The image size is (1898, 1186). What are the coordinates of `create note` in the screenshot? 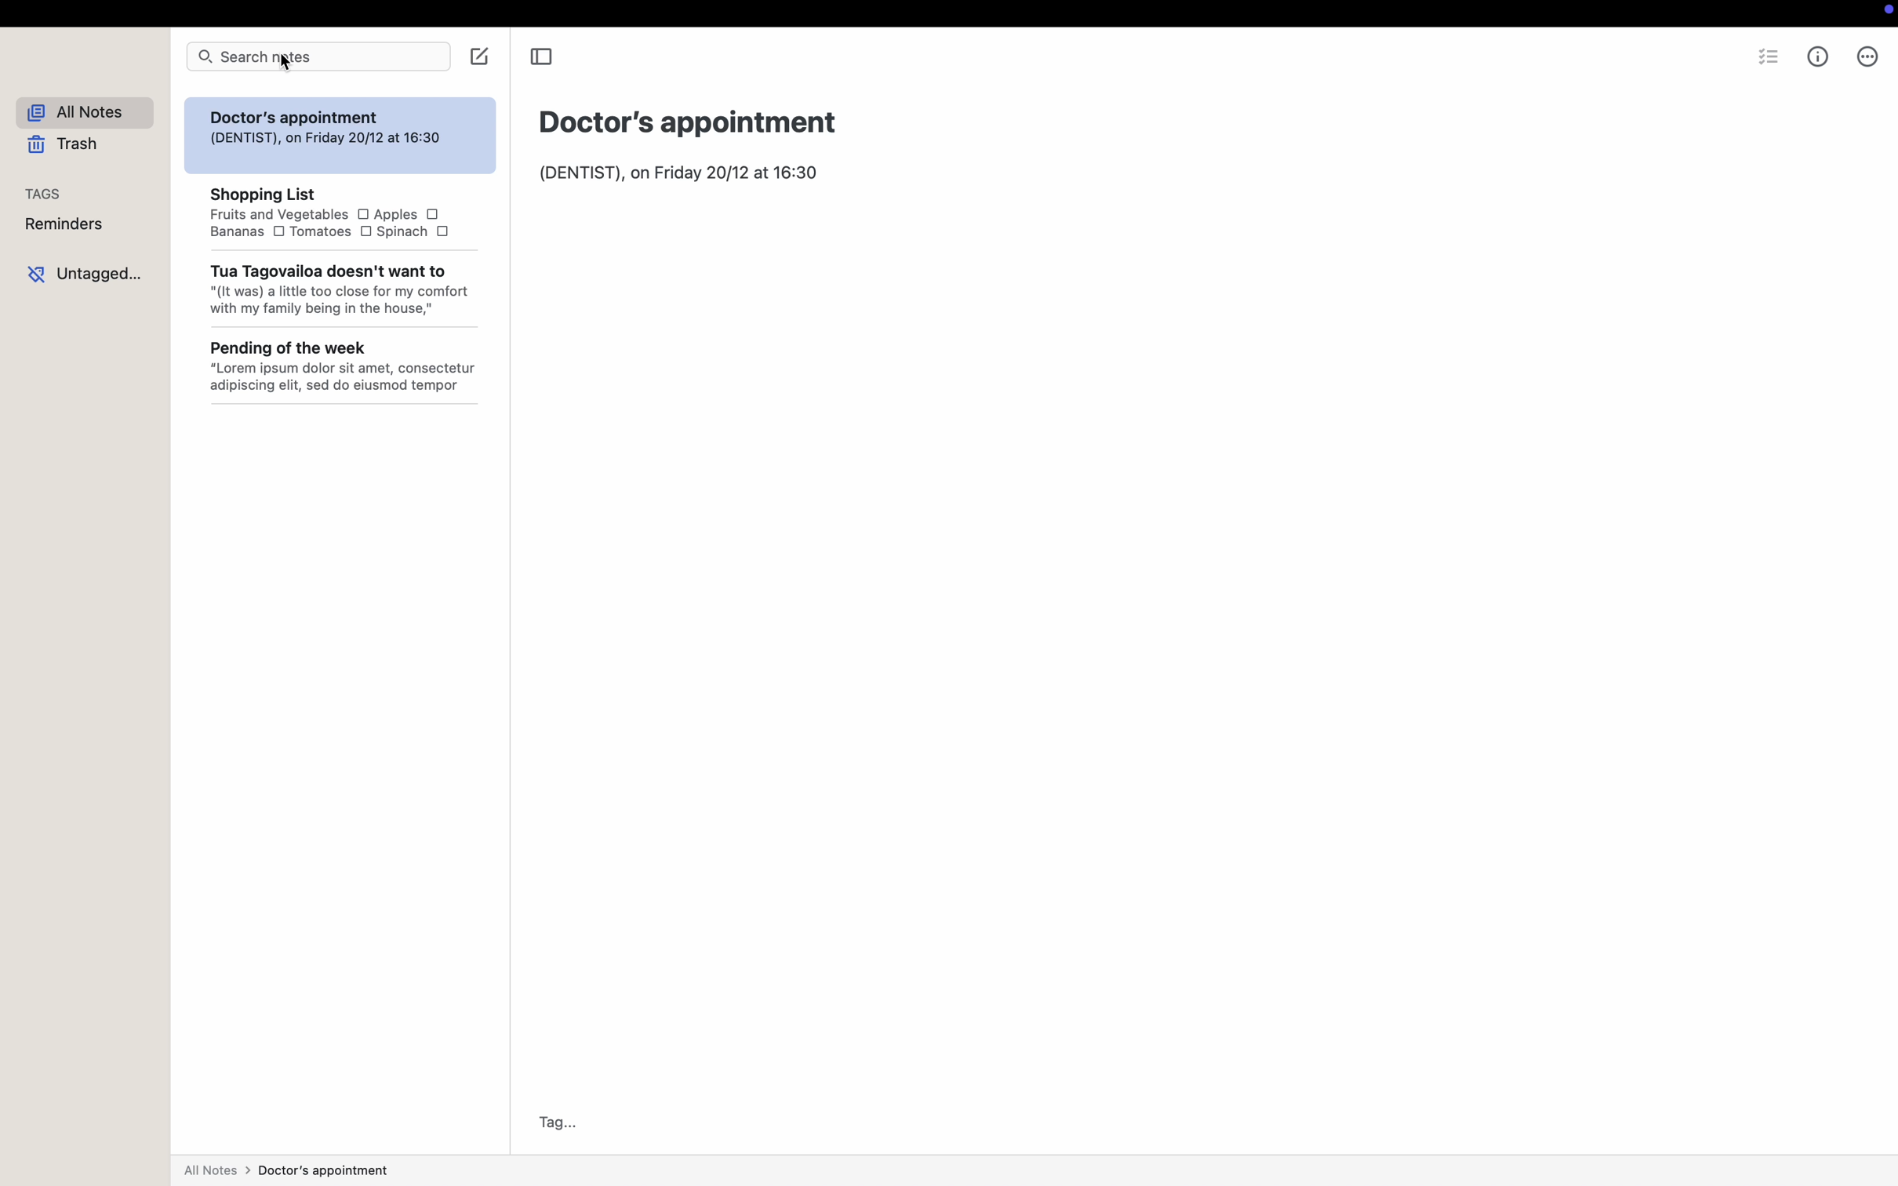 It's located at (480, 56).